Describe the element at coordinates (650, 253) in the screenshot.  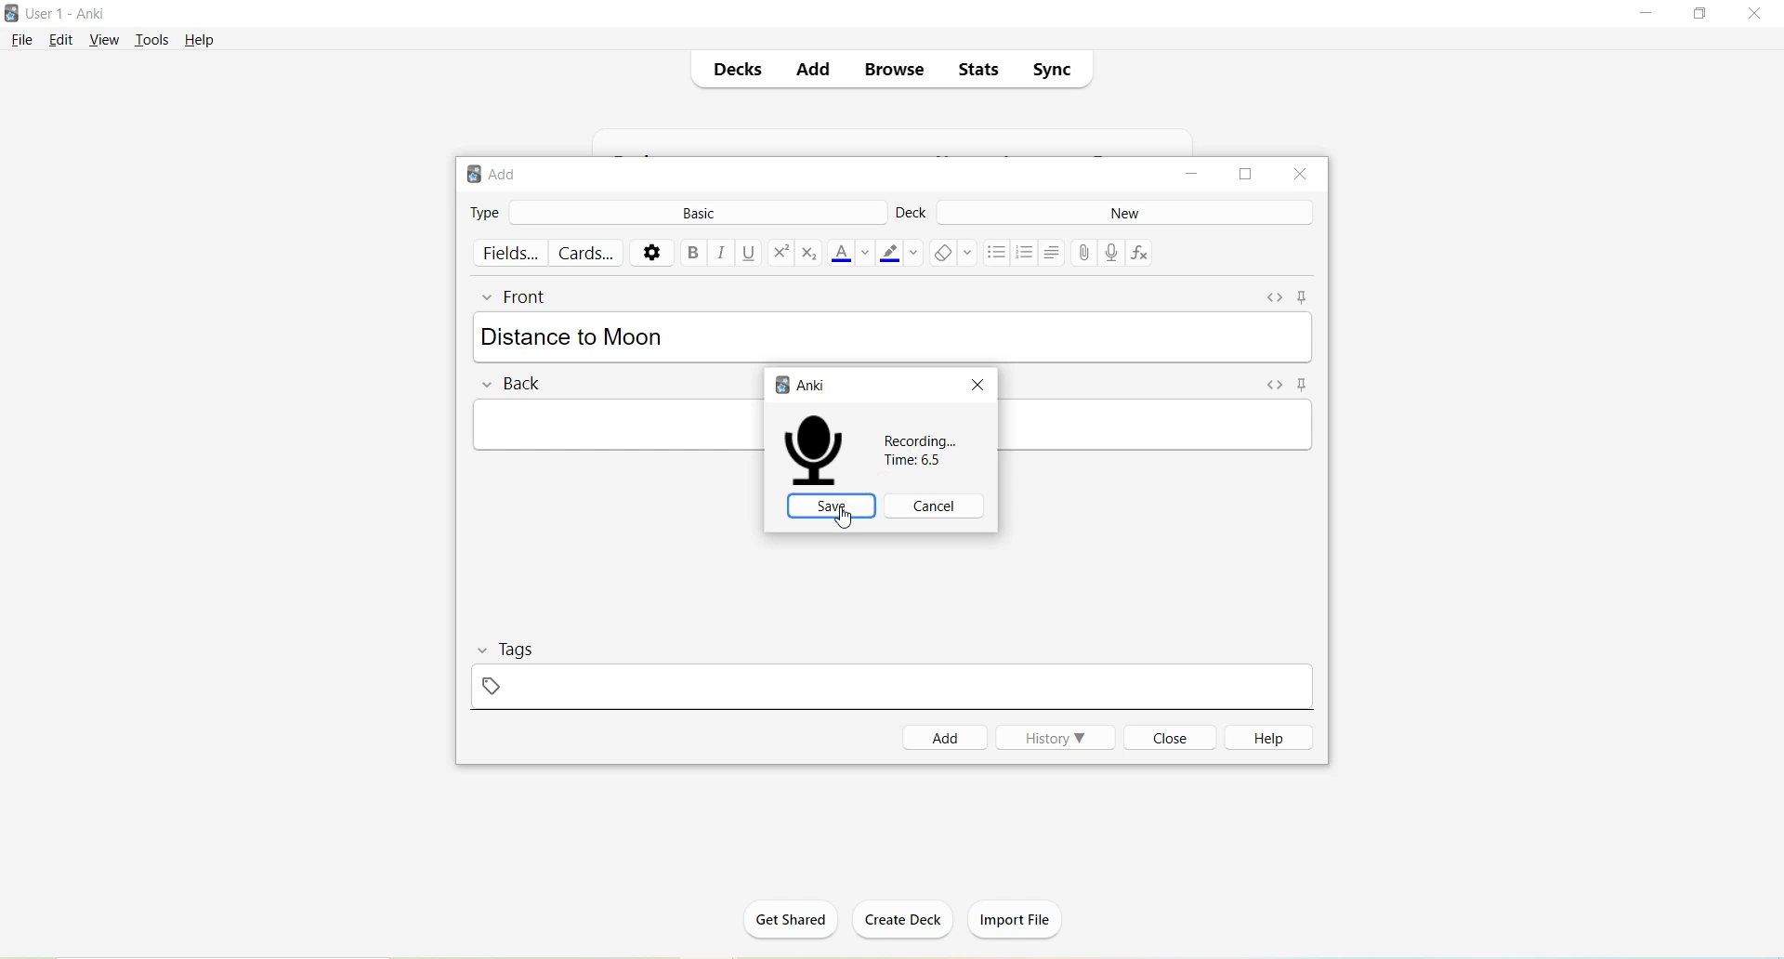
I see `Options` at that location.